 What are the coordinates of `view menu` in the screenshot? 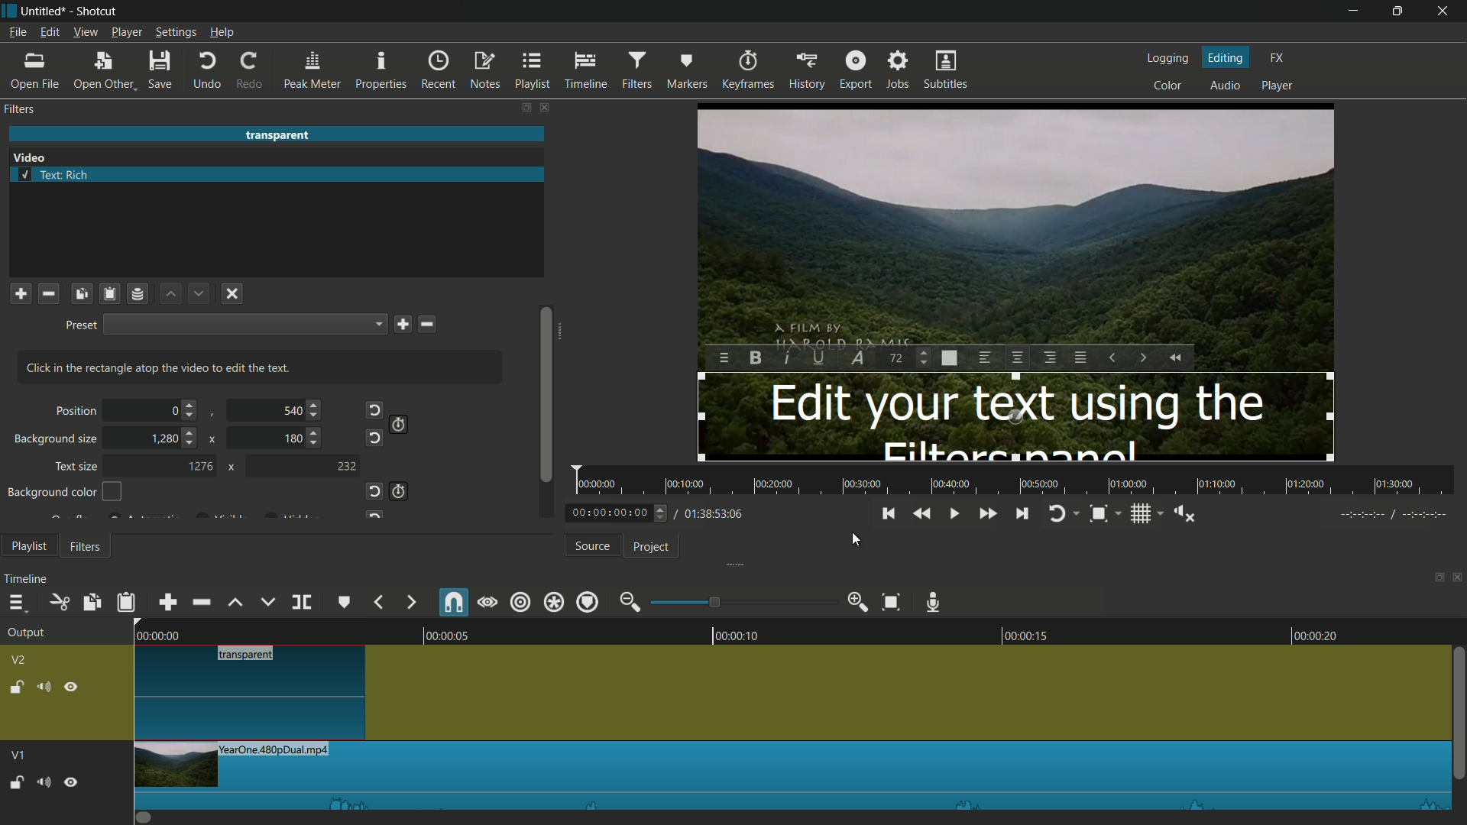 It's located at (86, 32).